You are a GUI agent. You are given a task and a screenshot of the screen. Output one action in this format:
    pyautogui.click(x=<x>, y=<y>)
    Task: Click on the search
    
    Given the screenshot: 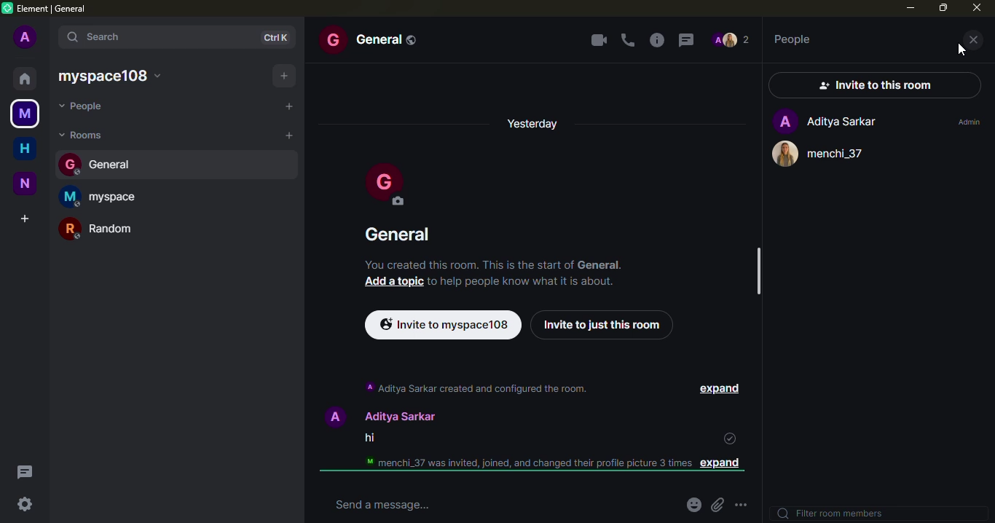 What is the action you would take?
    pyautogui.click(x=111, y=36)
    